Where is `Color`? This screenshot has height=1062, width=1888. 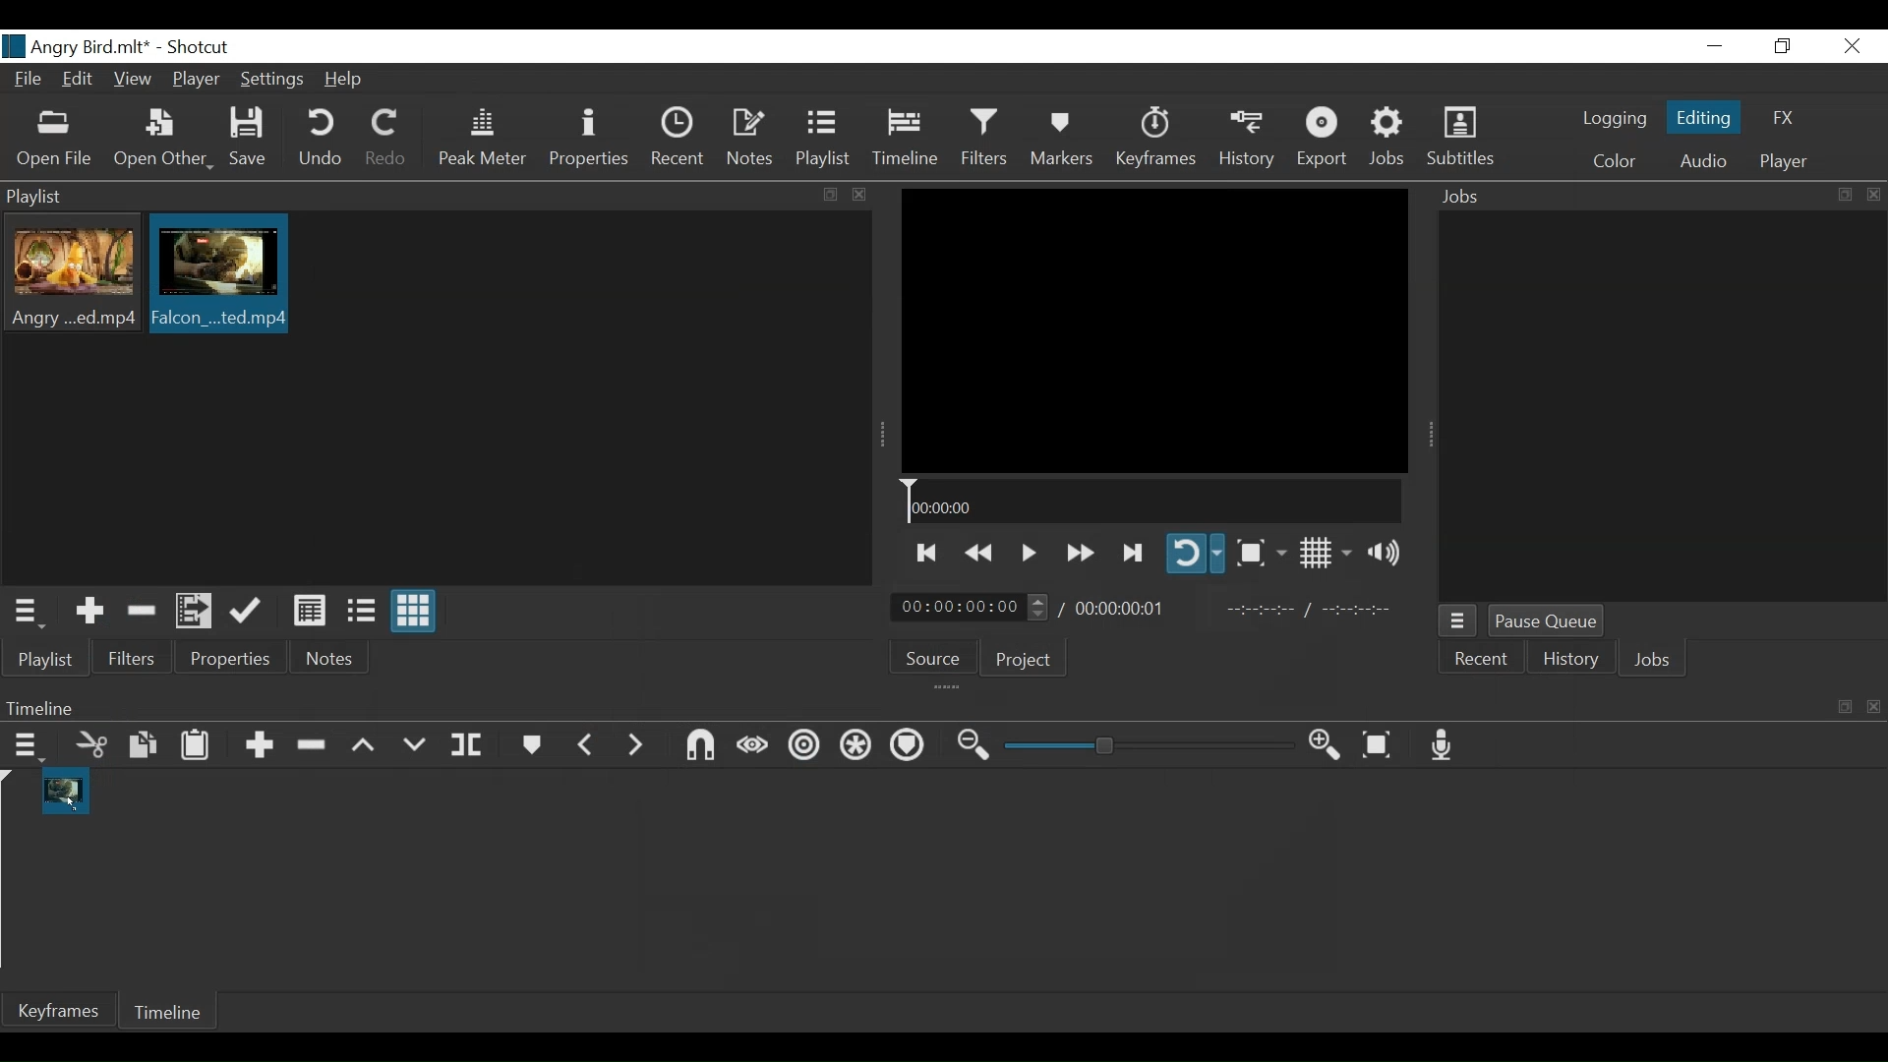 Color is located at coordinates (1610, 161).